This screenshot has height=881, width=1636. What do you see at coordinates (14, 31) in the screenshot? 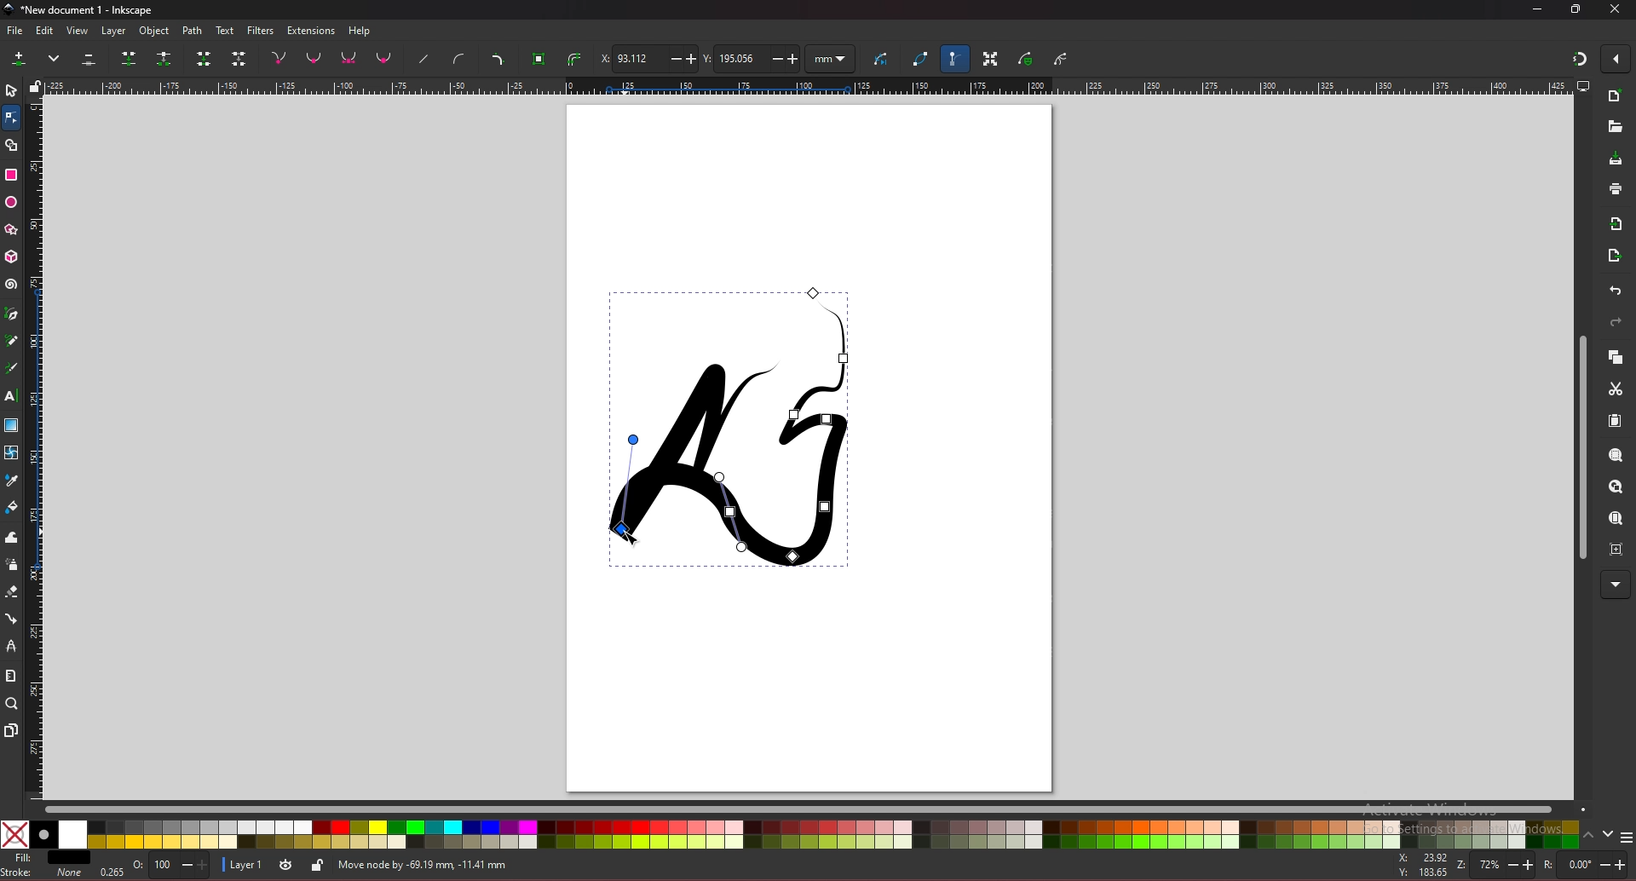
I see `file` at bounding box center [14, 31].